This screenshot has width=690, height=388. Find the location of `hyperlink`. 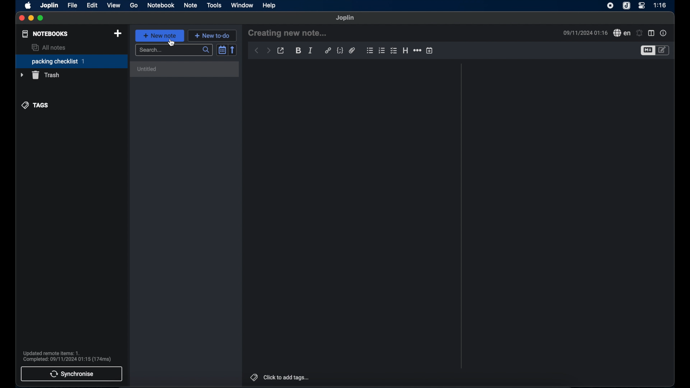

hyperlink is located at coordinates (328, 51).